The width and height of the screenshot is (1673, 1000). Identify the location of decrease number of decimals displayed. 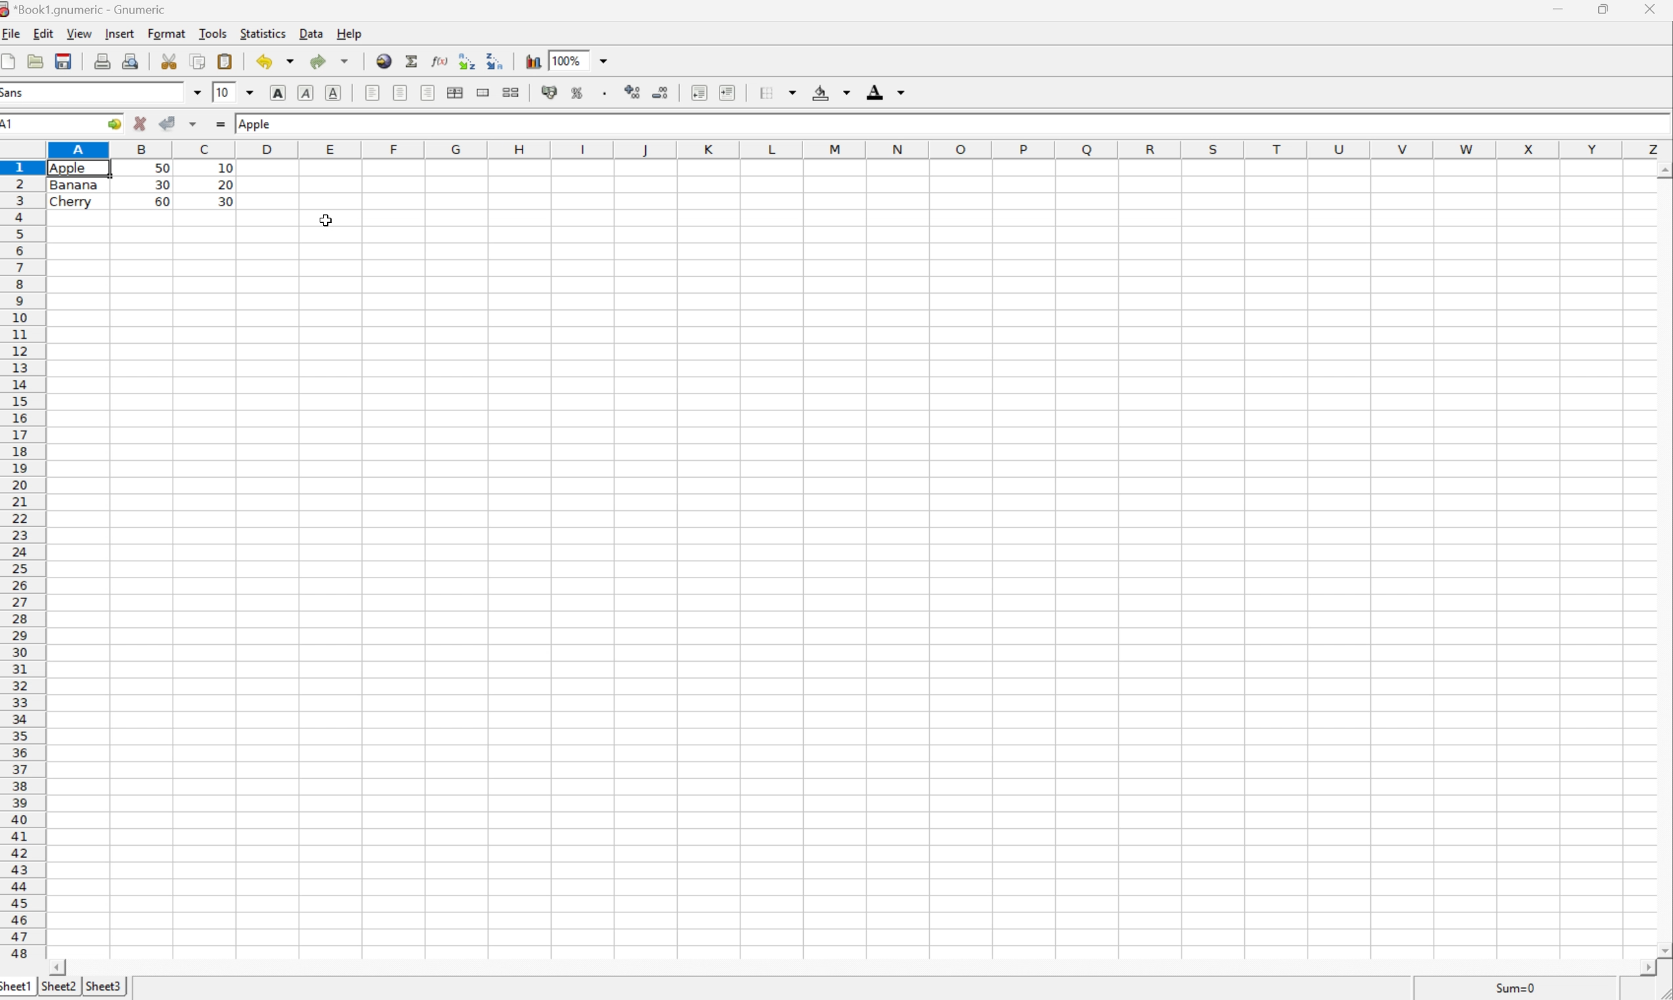
(660, 92).